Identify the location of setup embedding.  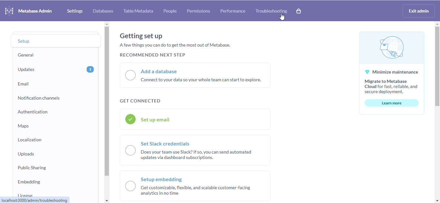
(196, 186).